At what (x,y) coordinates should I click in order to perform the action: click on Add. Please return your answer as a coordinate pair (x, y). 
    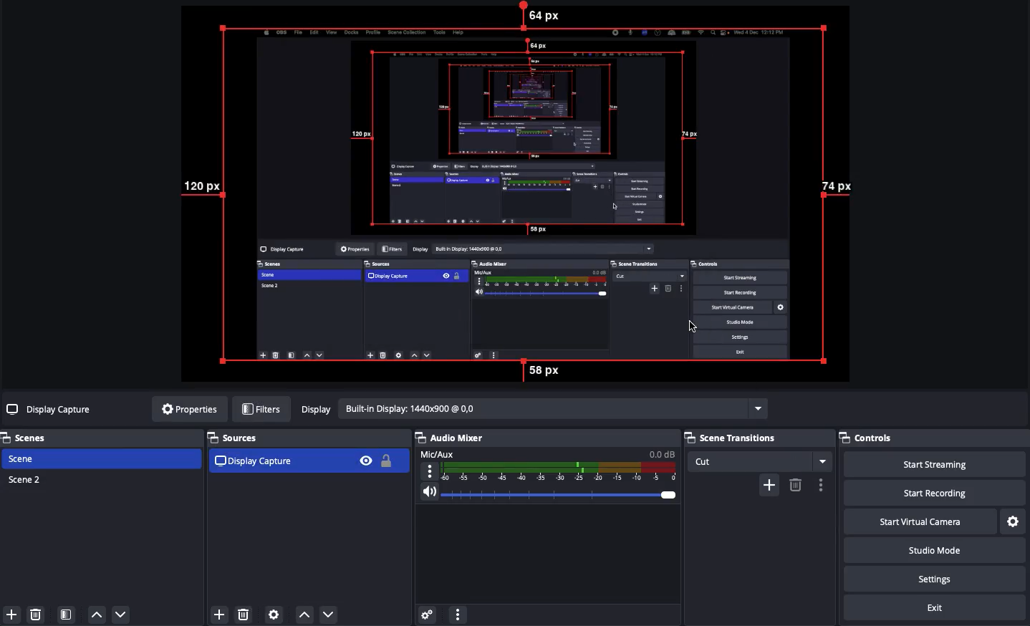
    Looking at the image, I should click on (769, 483).